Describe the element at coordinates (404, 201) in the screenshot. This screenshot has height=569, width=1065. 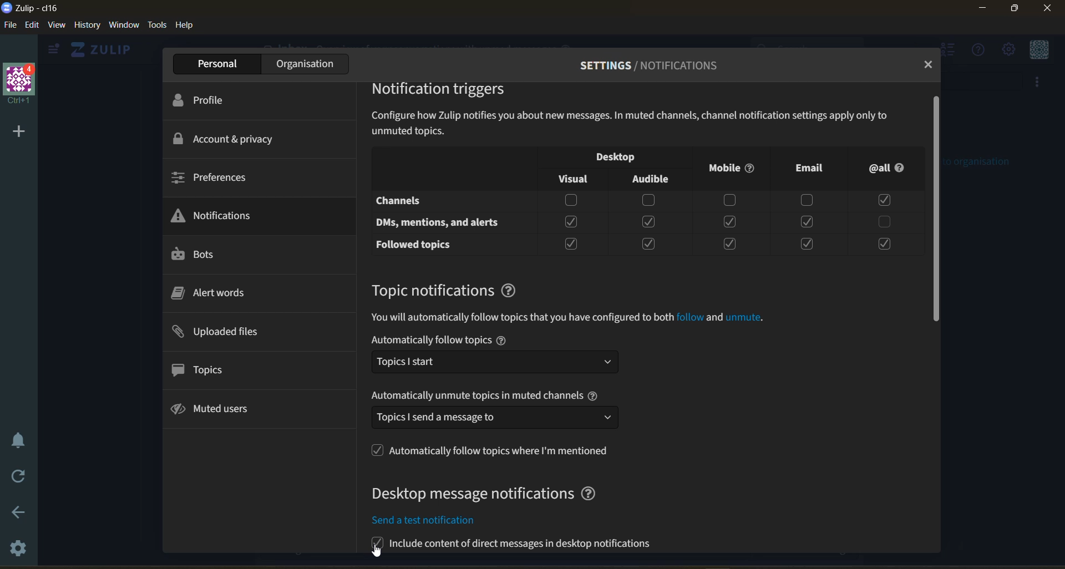
I see `Channels` at that location.